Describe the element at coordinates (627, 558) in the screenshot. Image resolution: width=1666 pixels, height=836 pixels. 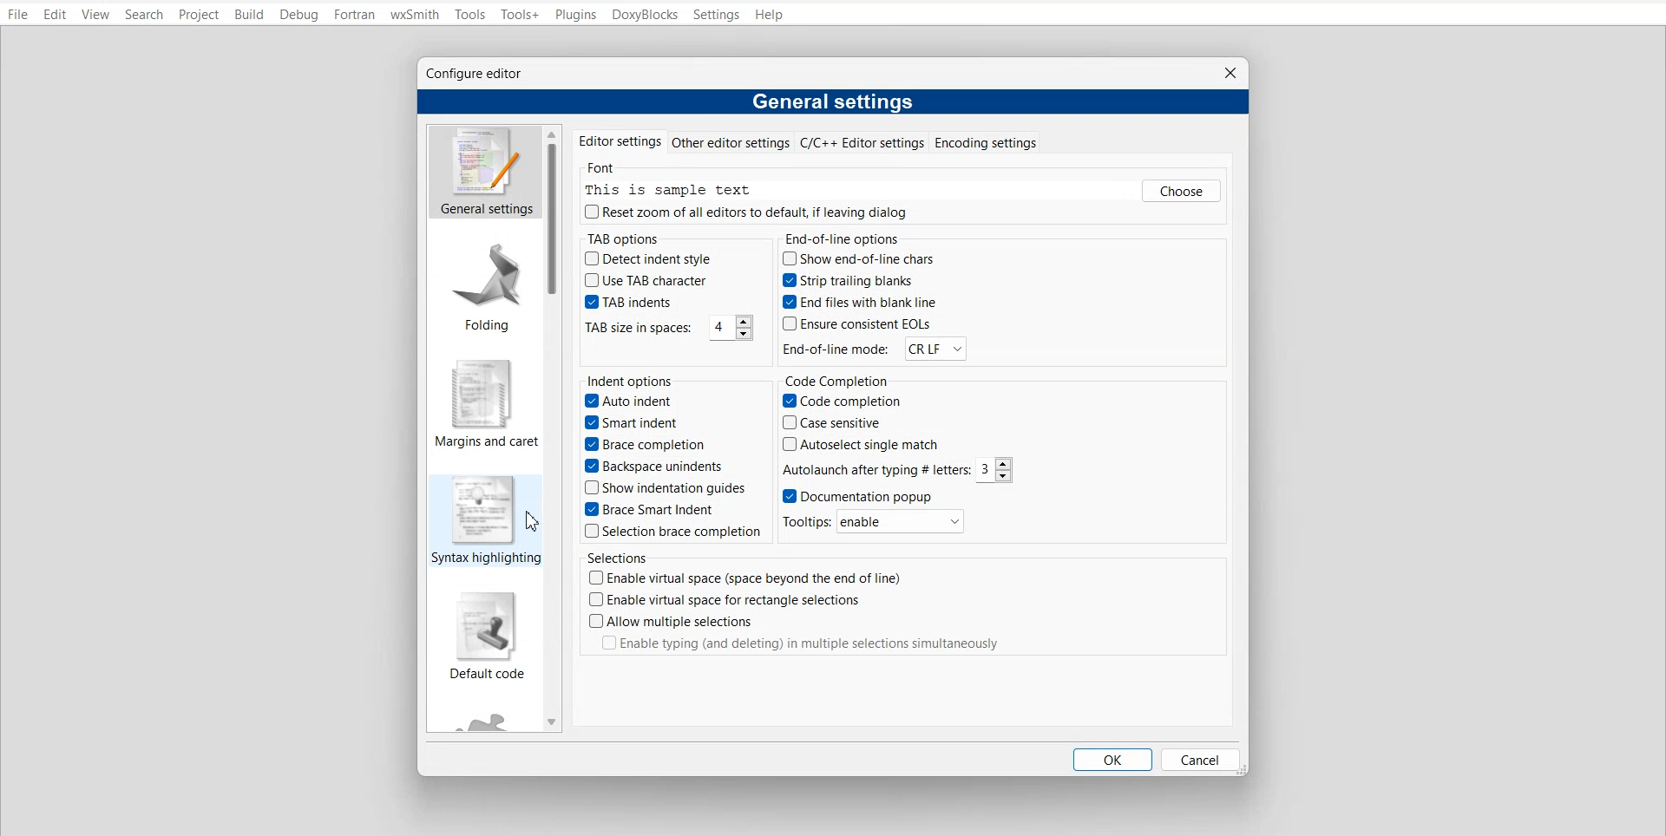
I see `Selections` at that location.